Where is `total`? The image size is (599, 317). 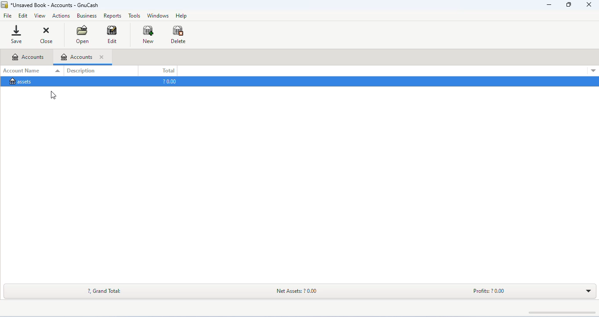
total is located at coordinates (168, 71).